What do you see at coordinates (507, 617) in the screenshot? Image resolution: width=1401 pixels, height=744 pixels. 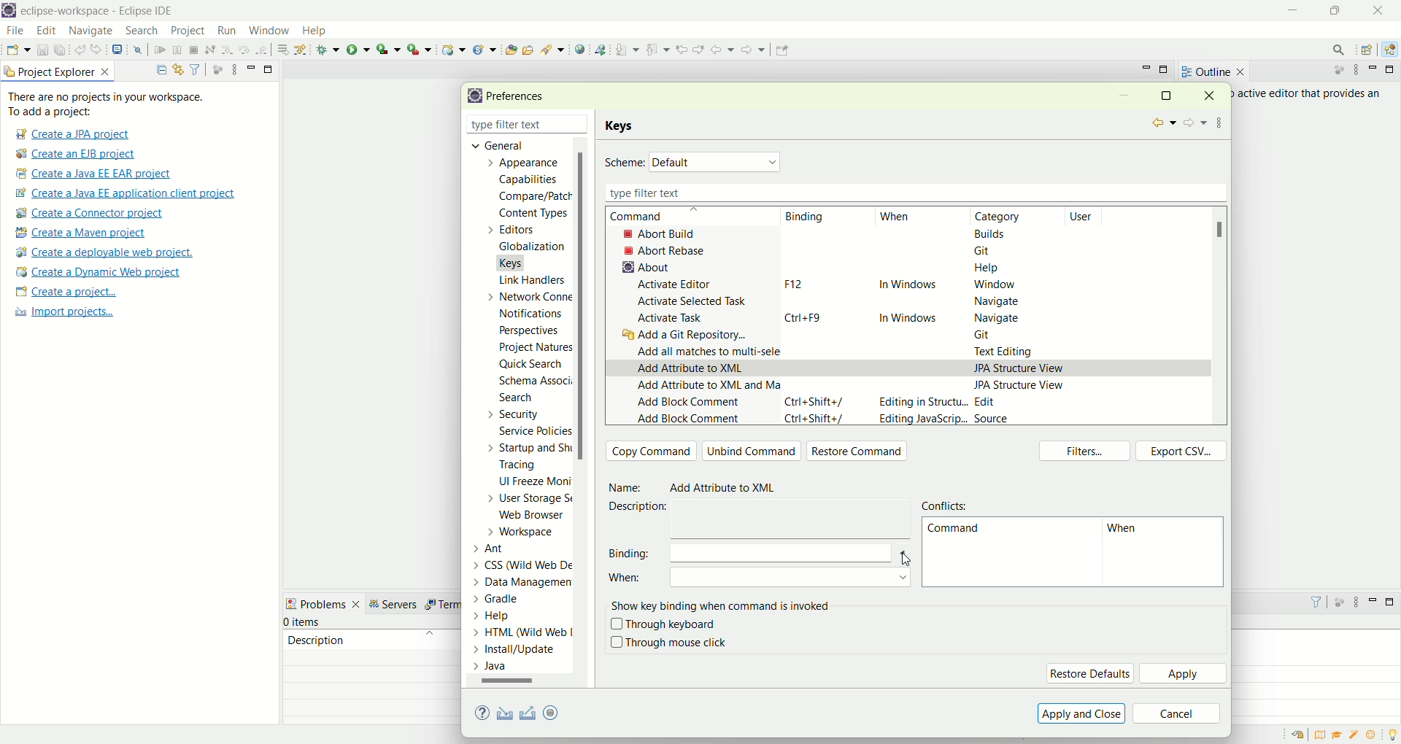 I see `Help` at bounding box center [507, 617].